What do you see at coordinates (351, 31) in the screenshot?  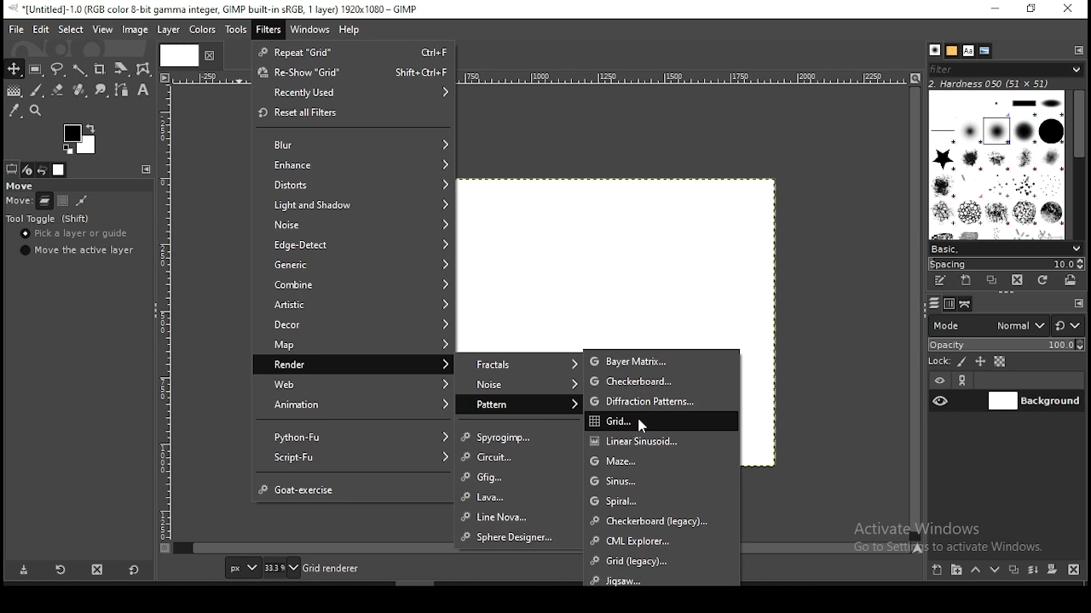 I see `help` at bounding box center [351, 31].